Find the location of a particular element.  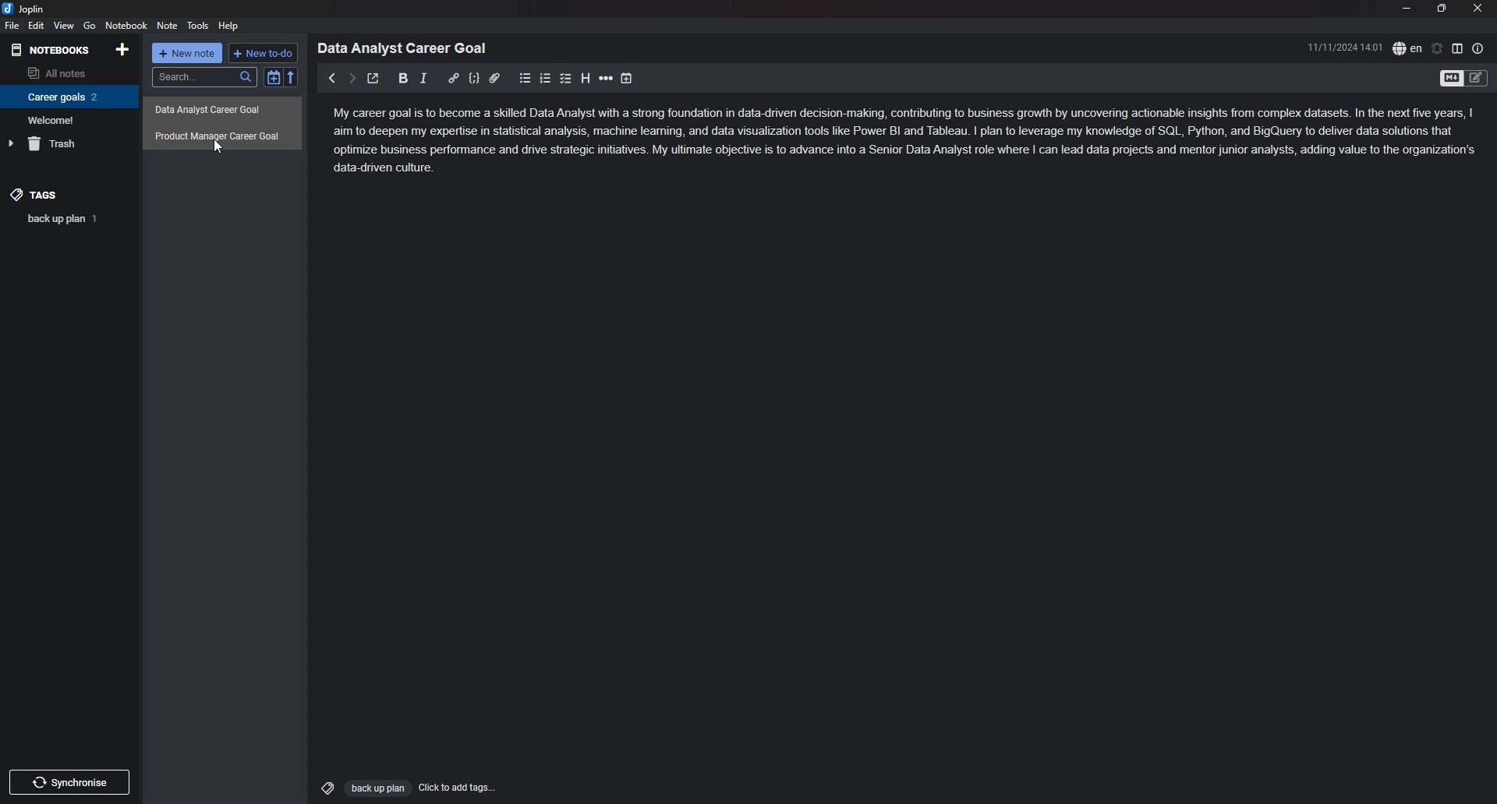

previous is located at coordinates (331, 78).